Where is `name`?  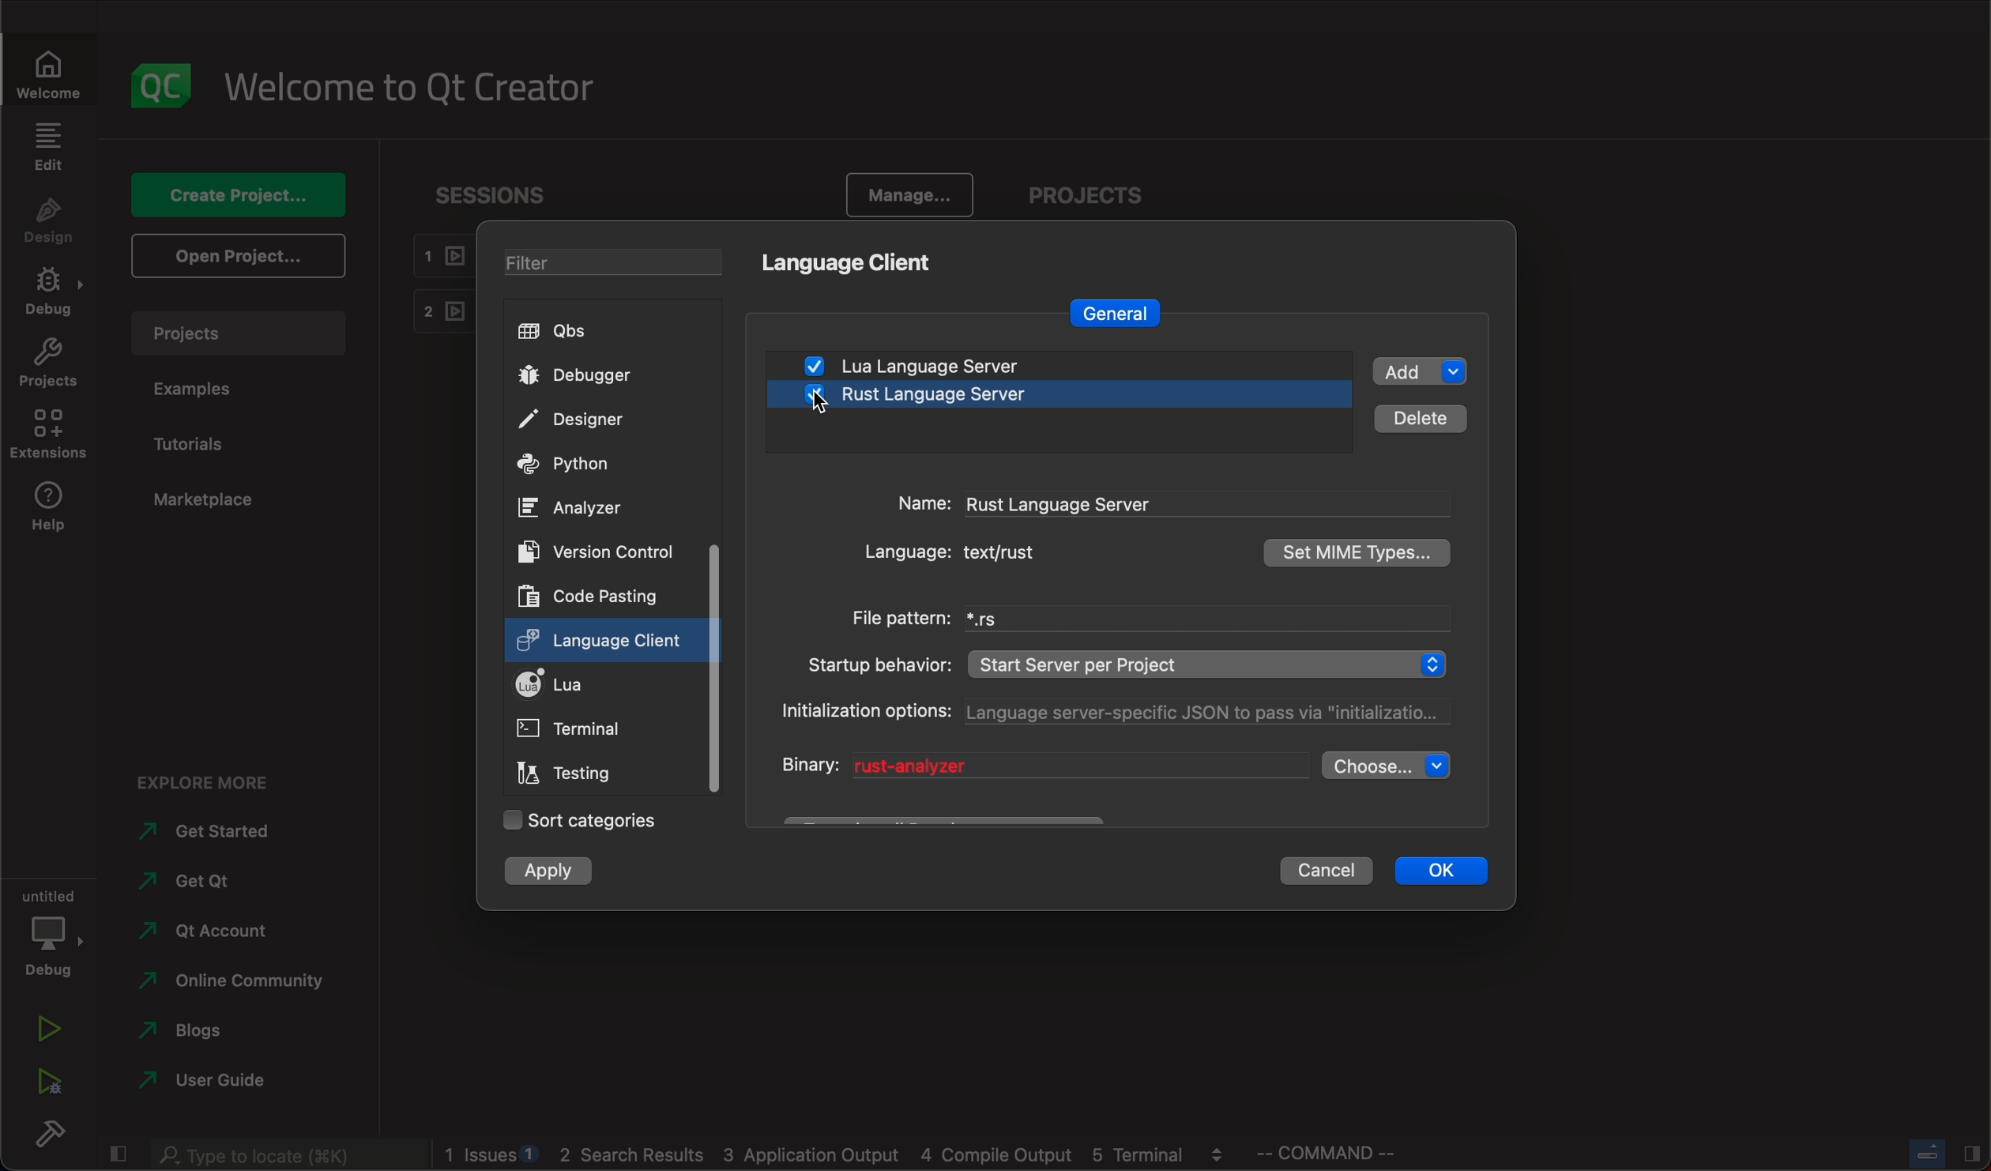
name is located at coordinates (1137, 503).